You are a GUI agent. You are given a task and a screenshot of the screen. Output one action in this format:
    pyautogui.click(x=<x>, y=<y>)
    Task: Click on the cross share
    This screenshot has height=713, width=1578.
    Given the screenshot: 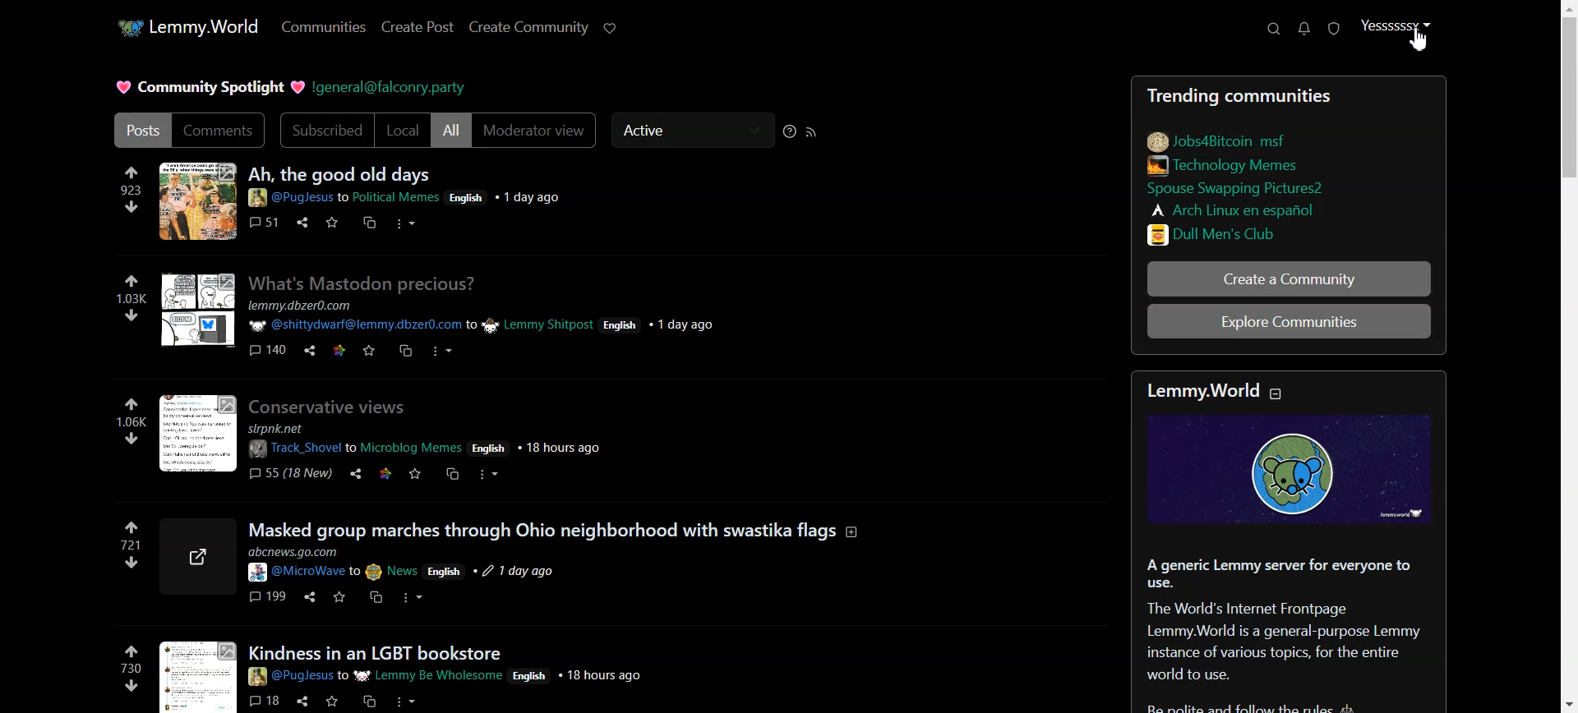 What is the action you would take?
    pyautogui.click(x=366, y=697)
    